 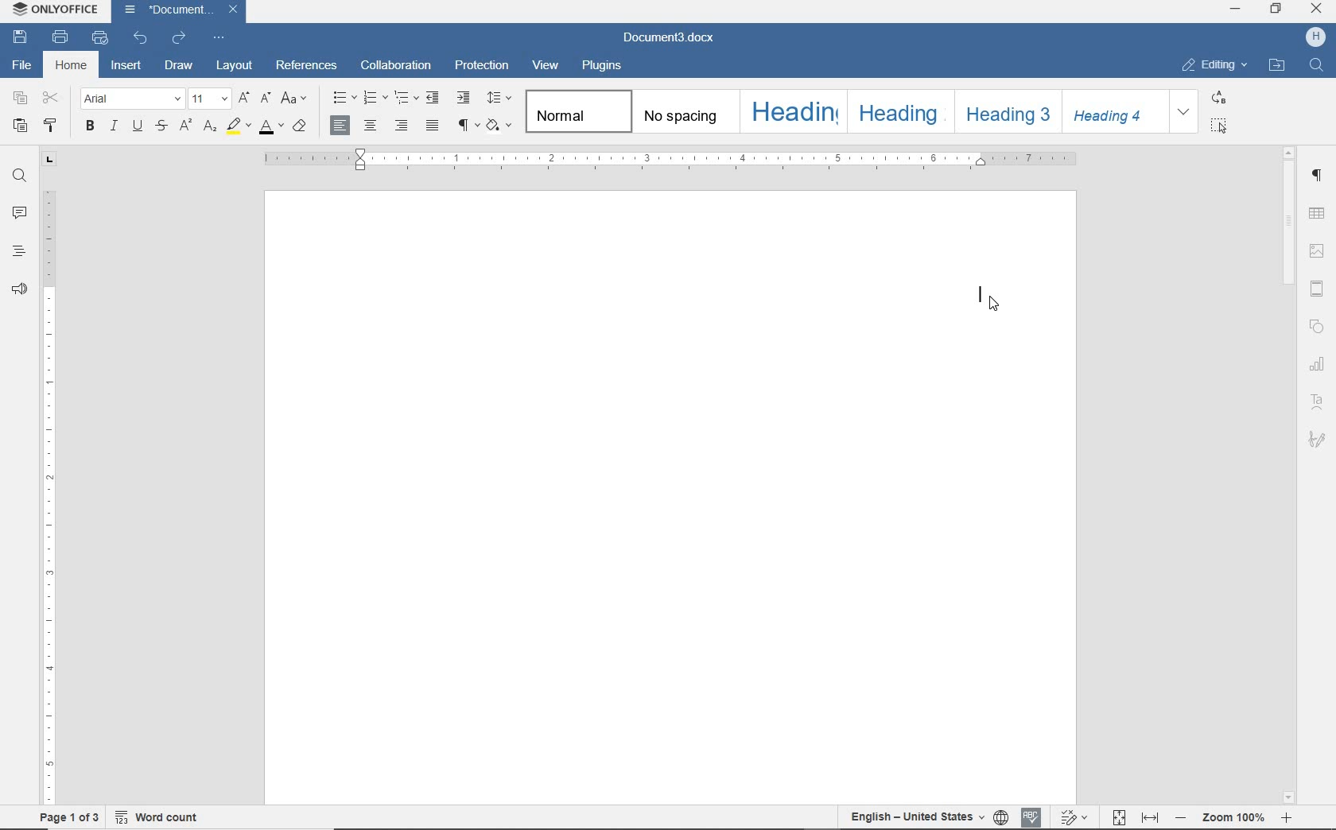 What do you see at coordinates (20, 99) in the screenshot?
I see `COPY` at bounding box center [20, 99].